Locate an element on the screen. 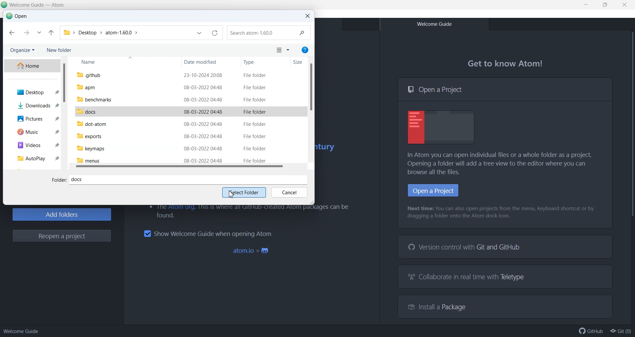 This screenshot has height=337, width=635. Get to know Atom! is located at coordinates (506, 64).